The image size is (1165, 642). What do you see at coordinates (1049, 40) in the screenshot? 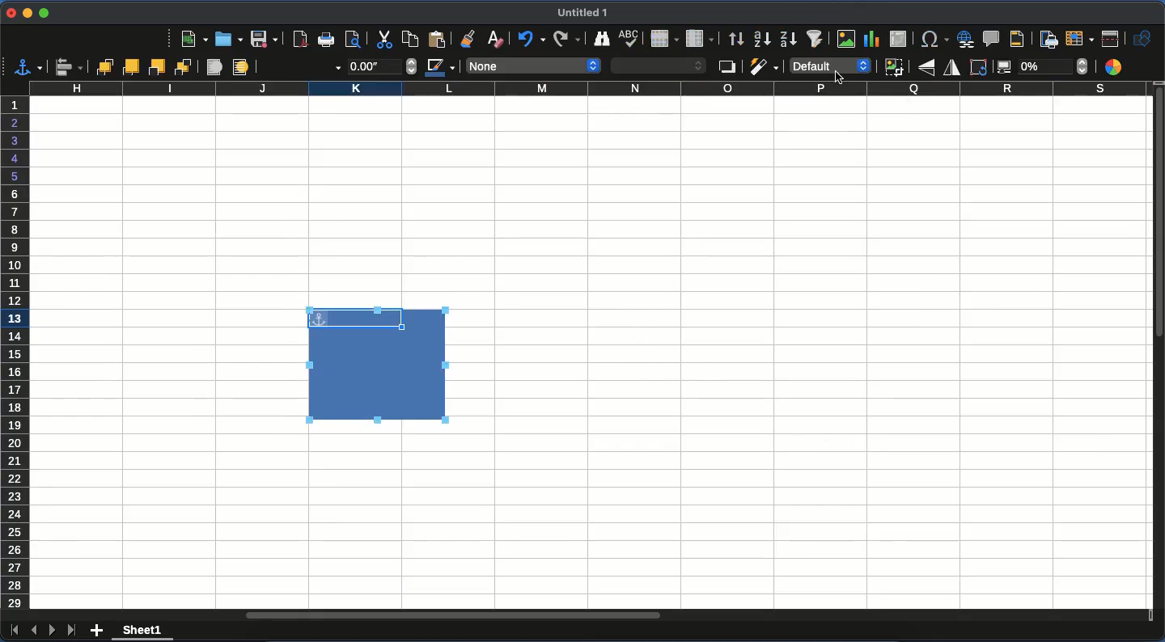
I see `define print area` at bounding box center [1049, 40].